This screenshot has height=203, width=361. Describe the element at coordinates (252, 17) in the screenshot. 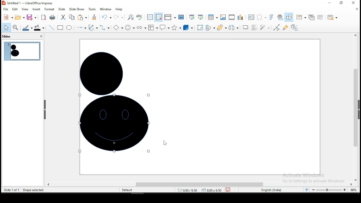

I see `text box` at that location.